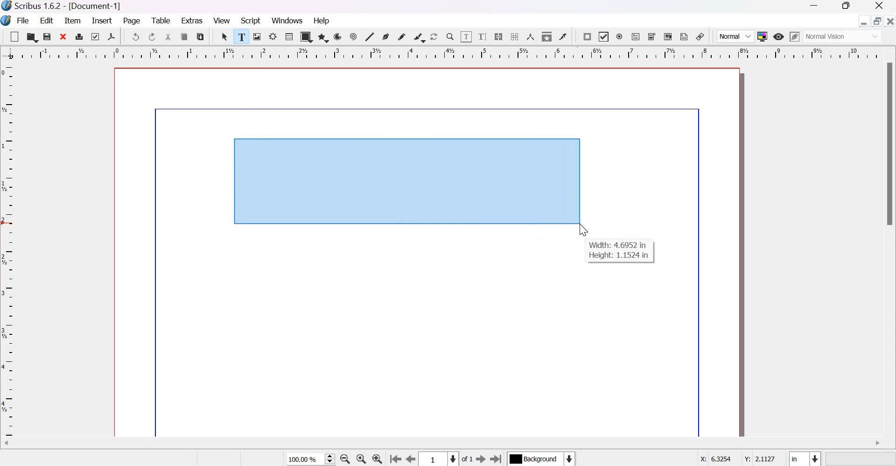 The height and width of the screenshot is (466, 896). What do you see at coordinates (778, 37) in the screenshot?
I see `Preview mode` at bounding box center [778, 37].